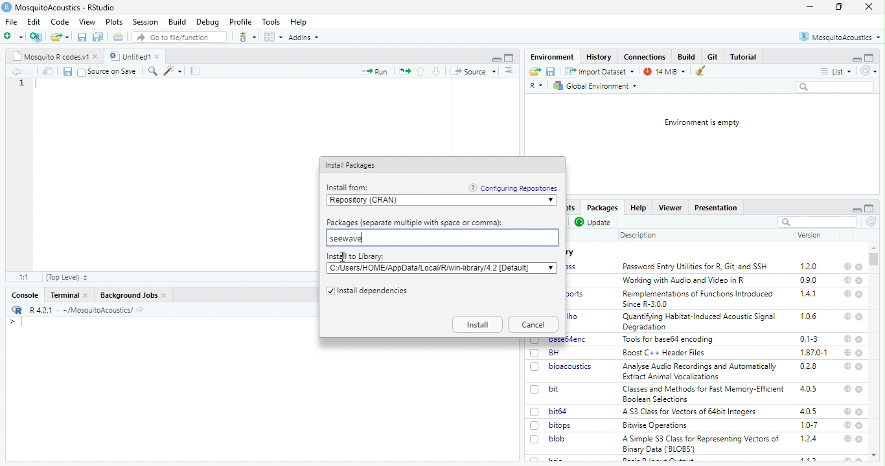 This screenshot has width=885, height=466. Describe the element at coordinates (80, 310) in the screenshot. I see `R42.1 - ~/MosquitoAcoustics/` at that location.